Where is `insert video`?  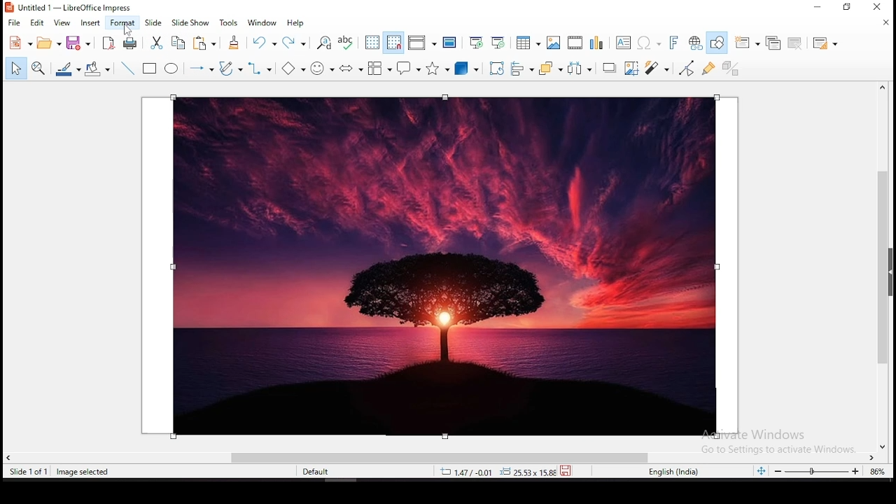
insert video is located at coordinates (575, 43).